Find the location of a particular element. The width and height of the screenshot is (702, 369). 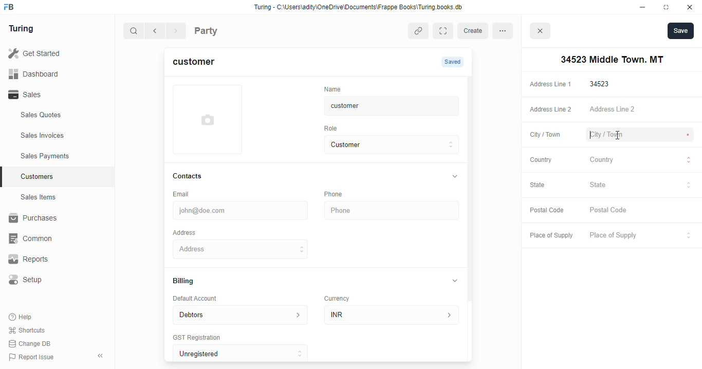

john@doe.com is located at coordinates (242, 209).